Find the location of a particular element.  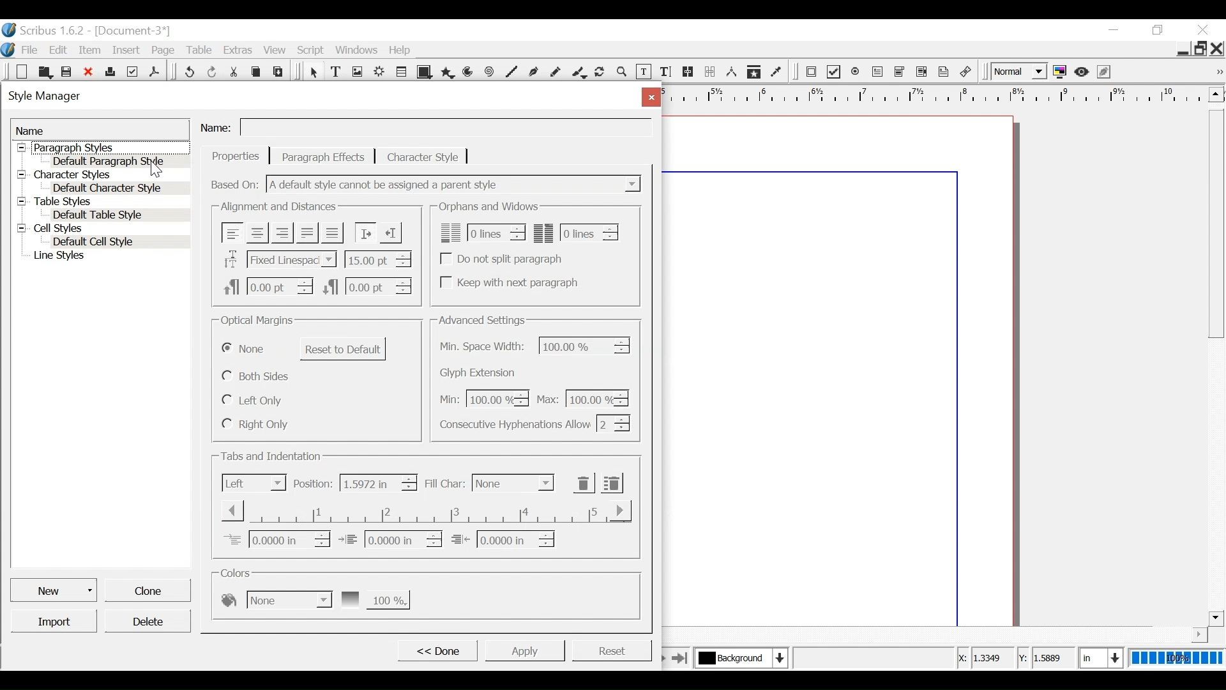

Bezier curve is located at coordinates (533, 73).